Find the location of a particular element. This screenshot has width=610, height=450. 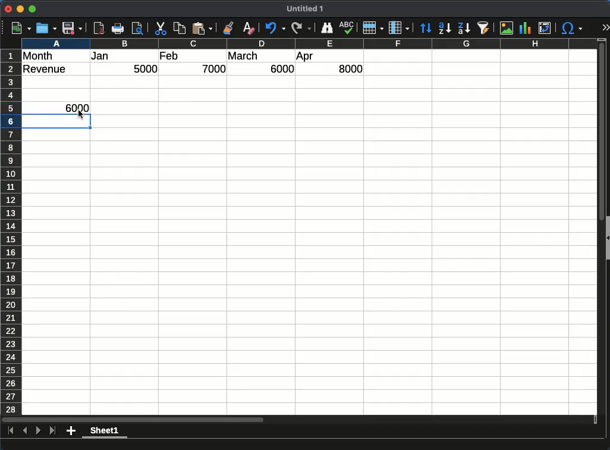

print is located at coordinates (118, 28).